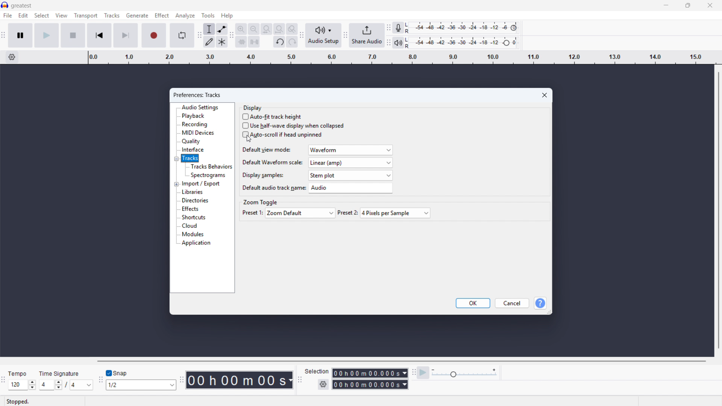 This screenshot has width=722, height=406. What do you see at coordinates (241, 42) in the screenshot?
I see `trim audio outside selection` at bounding box center [241, 42].